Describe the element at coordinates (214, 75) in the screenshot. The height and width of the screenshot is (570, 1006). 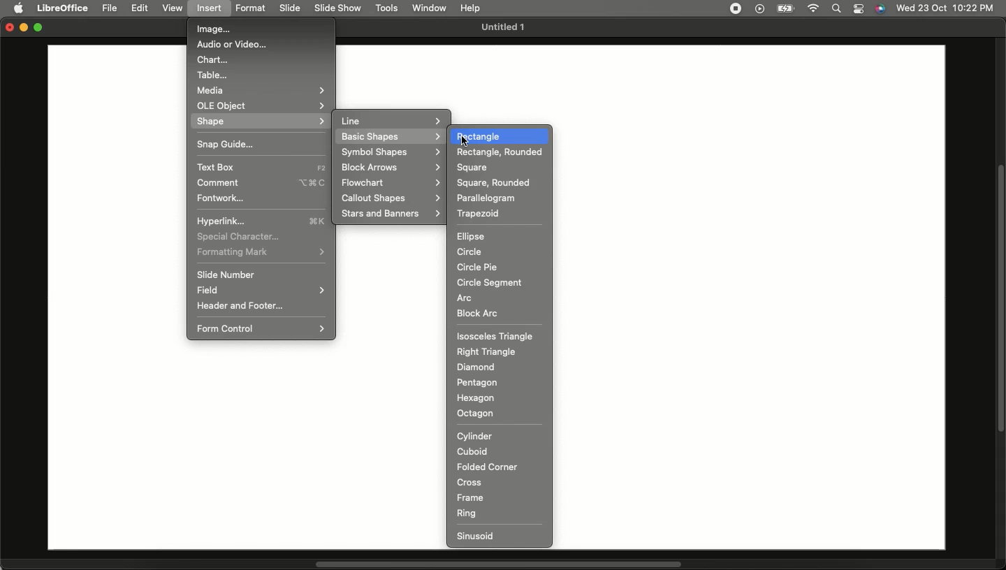
I see `Table` at that location.